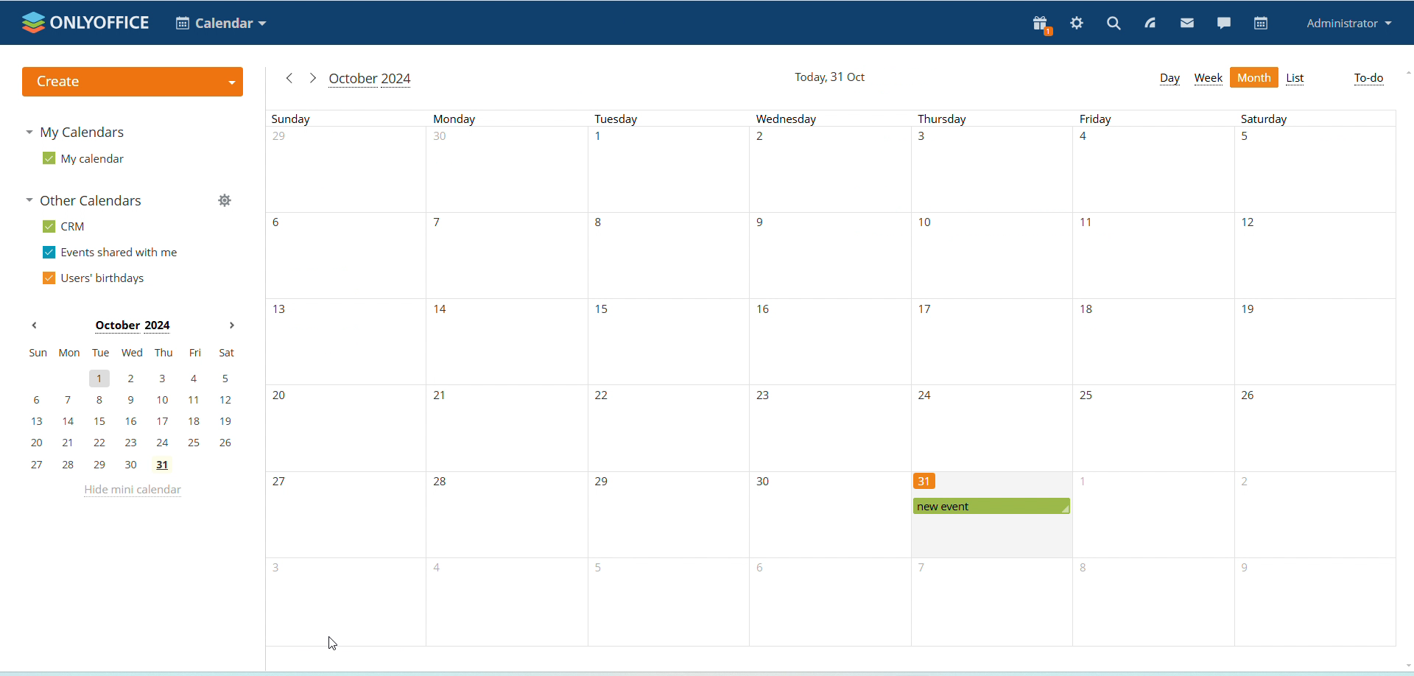  What do you see at coordinates (1151, 24) in the screenshot?
I see `feed` at bounding box center [1151, 24].